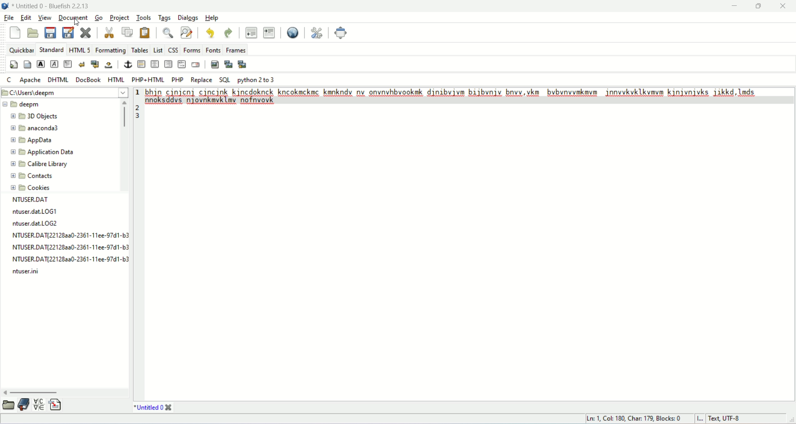  I want to click on tags, so click(165, 17).